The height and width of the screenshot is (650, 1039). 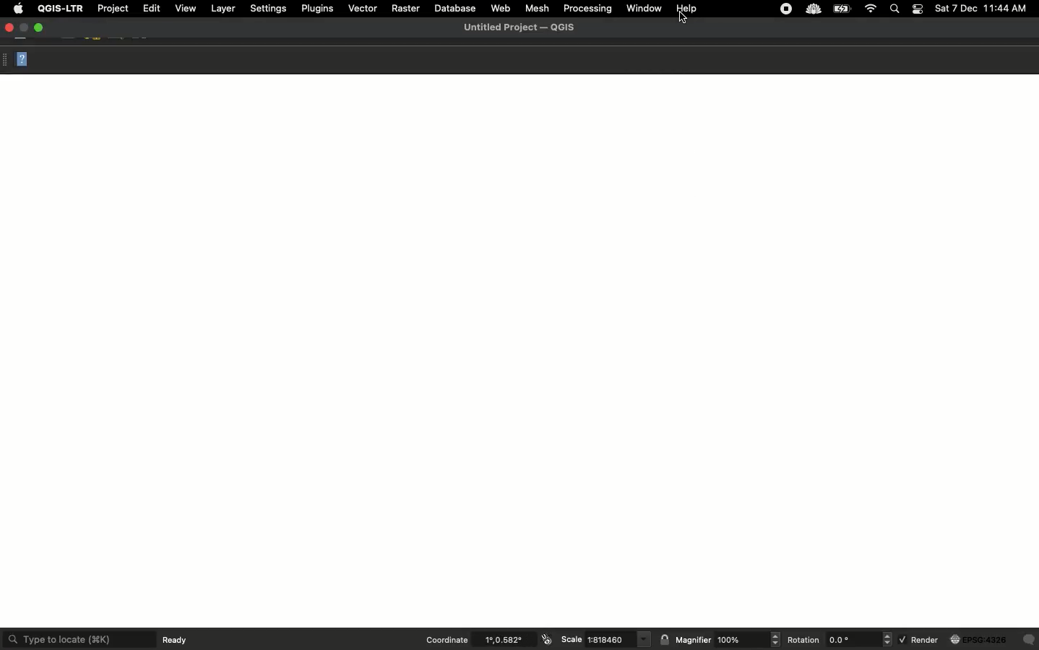 What do you see at coordinates (487, 641) in the screenshot?
I see `Coordinate` at bounding box center [487, 641].